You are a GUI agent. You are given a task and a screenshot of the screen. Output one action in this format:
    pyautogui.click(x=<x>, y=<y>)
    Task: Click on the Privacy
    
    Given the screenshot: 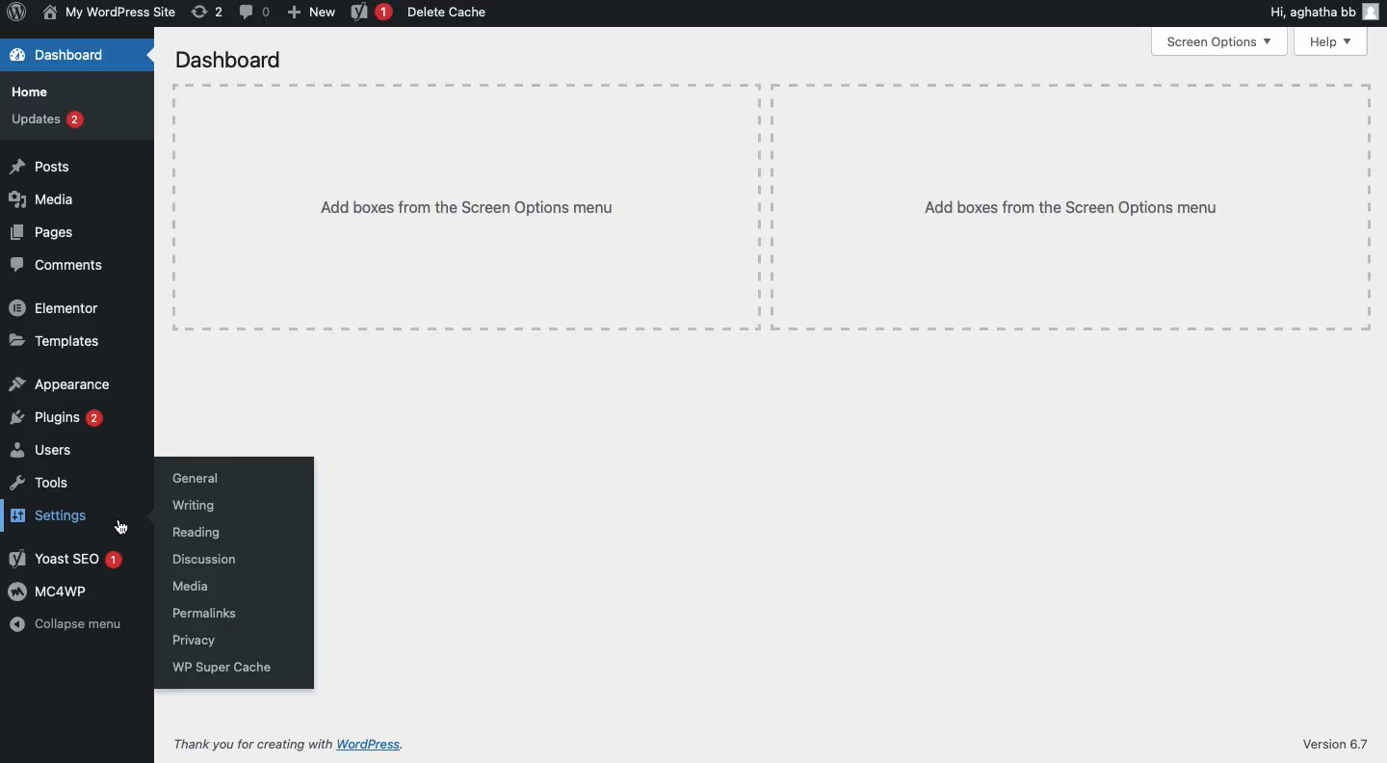 What is the action you would take?
    pyautogui.click(x=195, y=641)
    